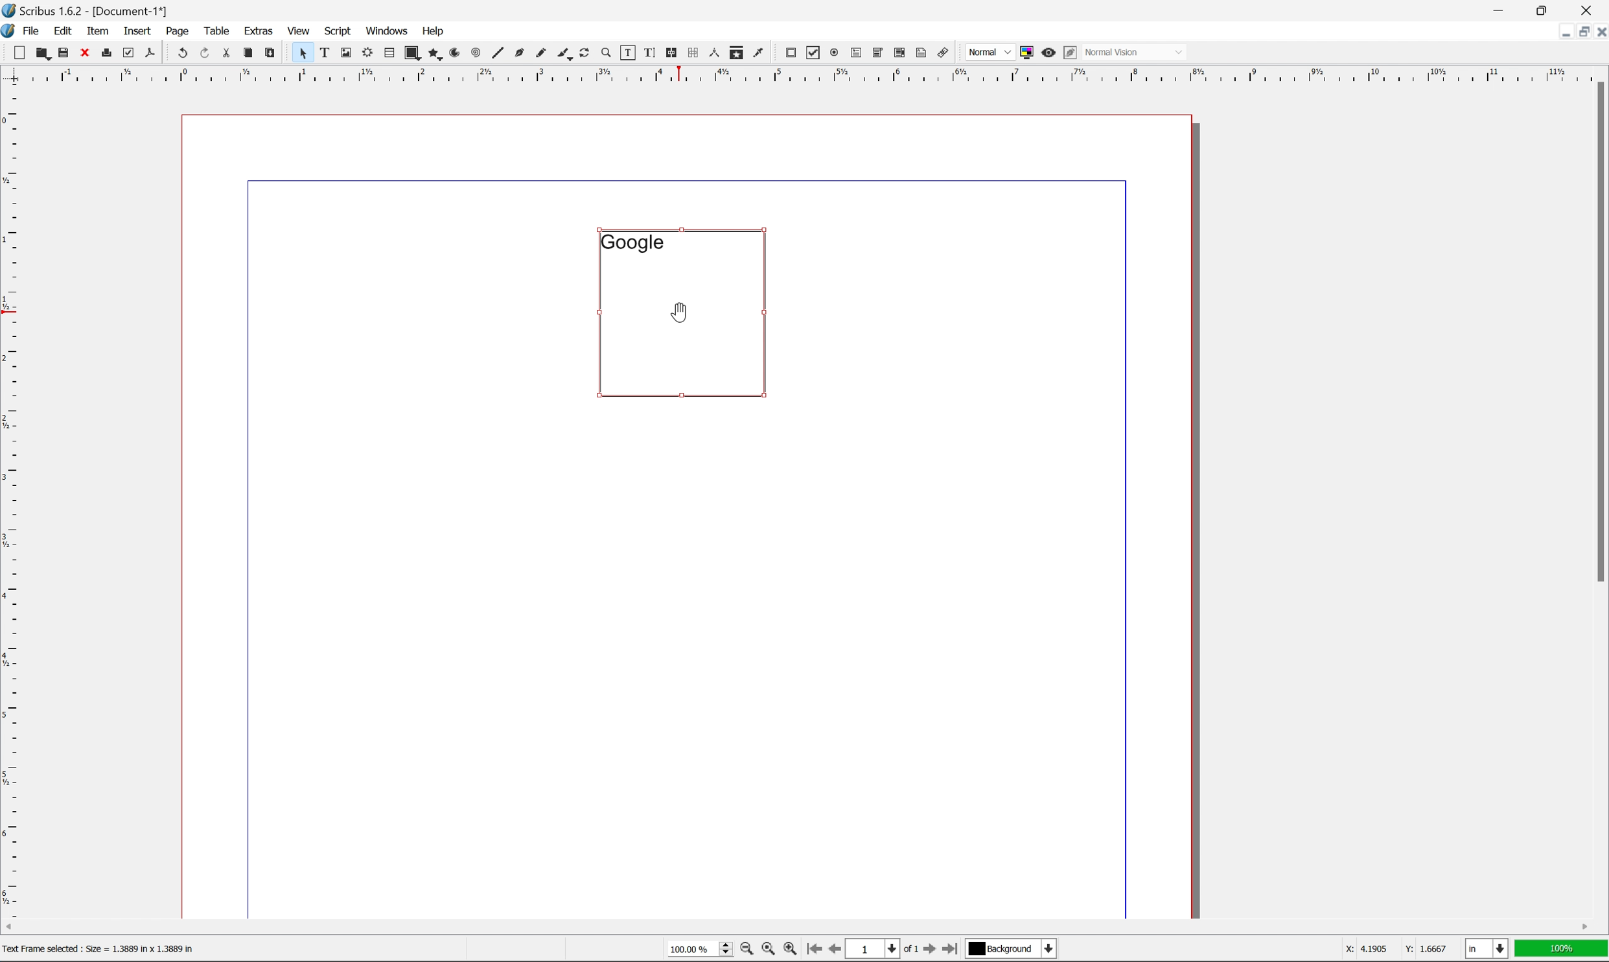 The width and height of the screenshot is (1609, 962). Describe the element at coordinates (713, 53) in the screenshot. I see `measurements` at that location.